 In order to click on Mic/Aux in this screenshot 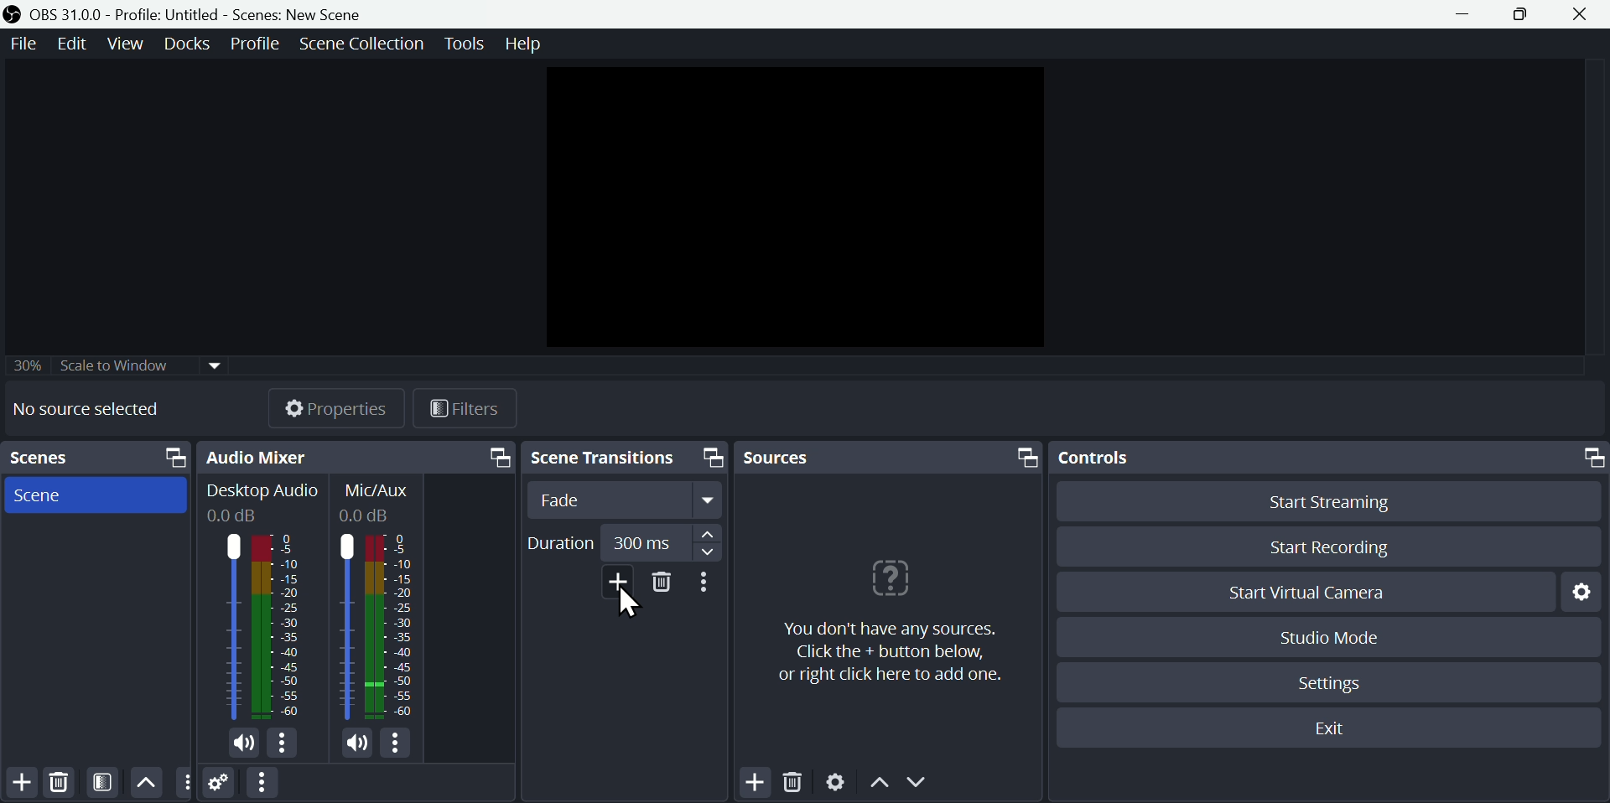, I will do `click(376, 499)`.